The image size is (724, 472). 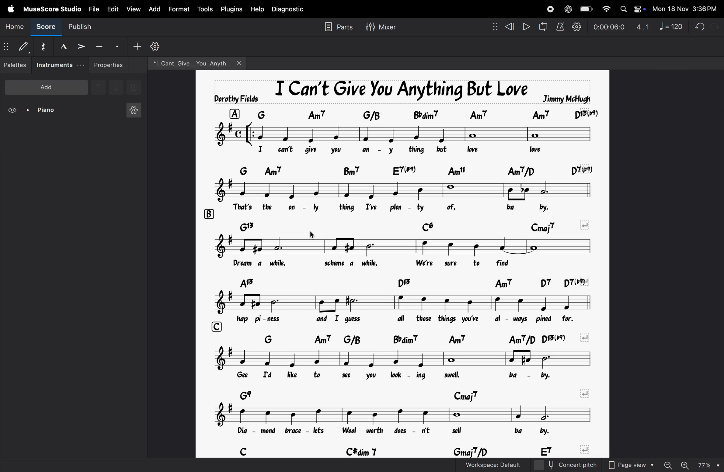 What do you see at coordinates (134, 47) in the screenshot?
I see `add` at bounding box center [134, 47].